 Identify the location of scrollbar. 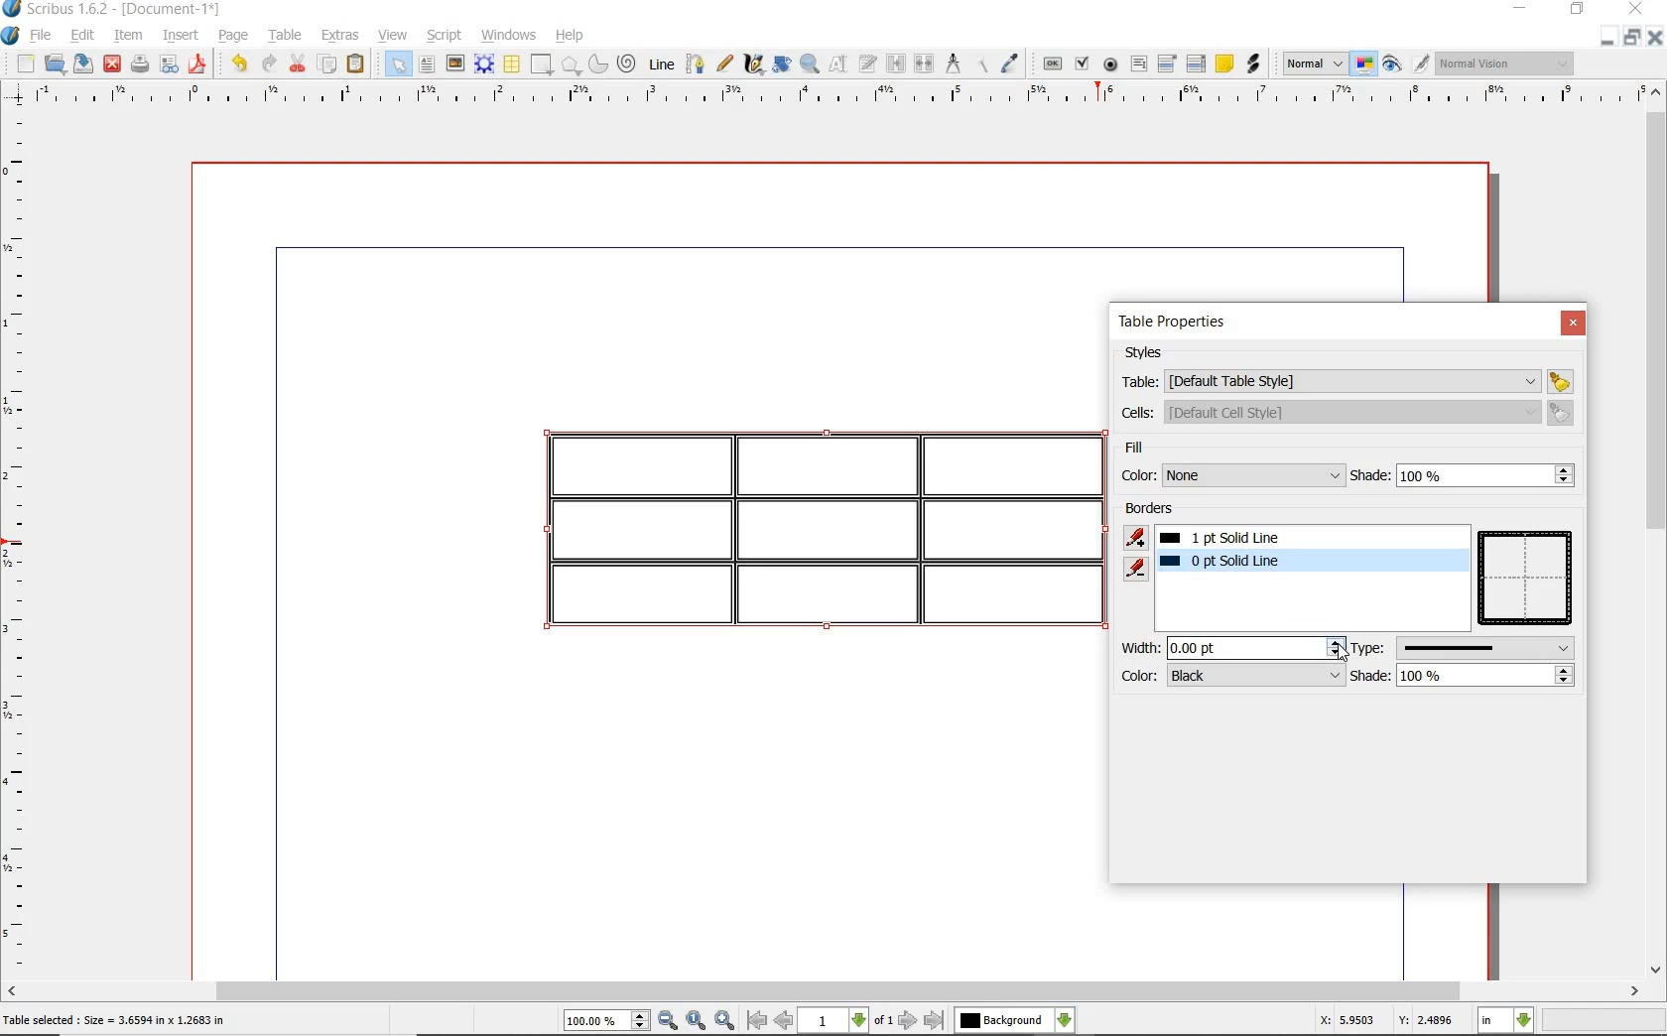
(1657, 528).